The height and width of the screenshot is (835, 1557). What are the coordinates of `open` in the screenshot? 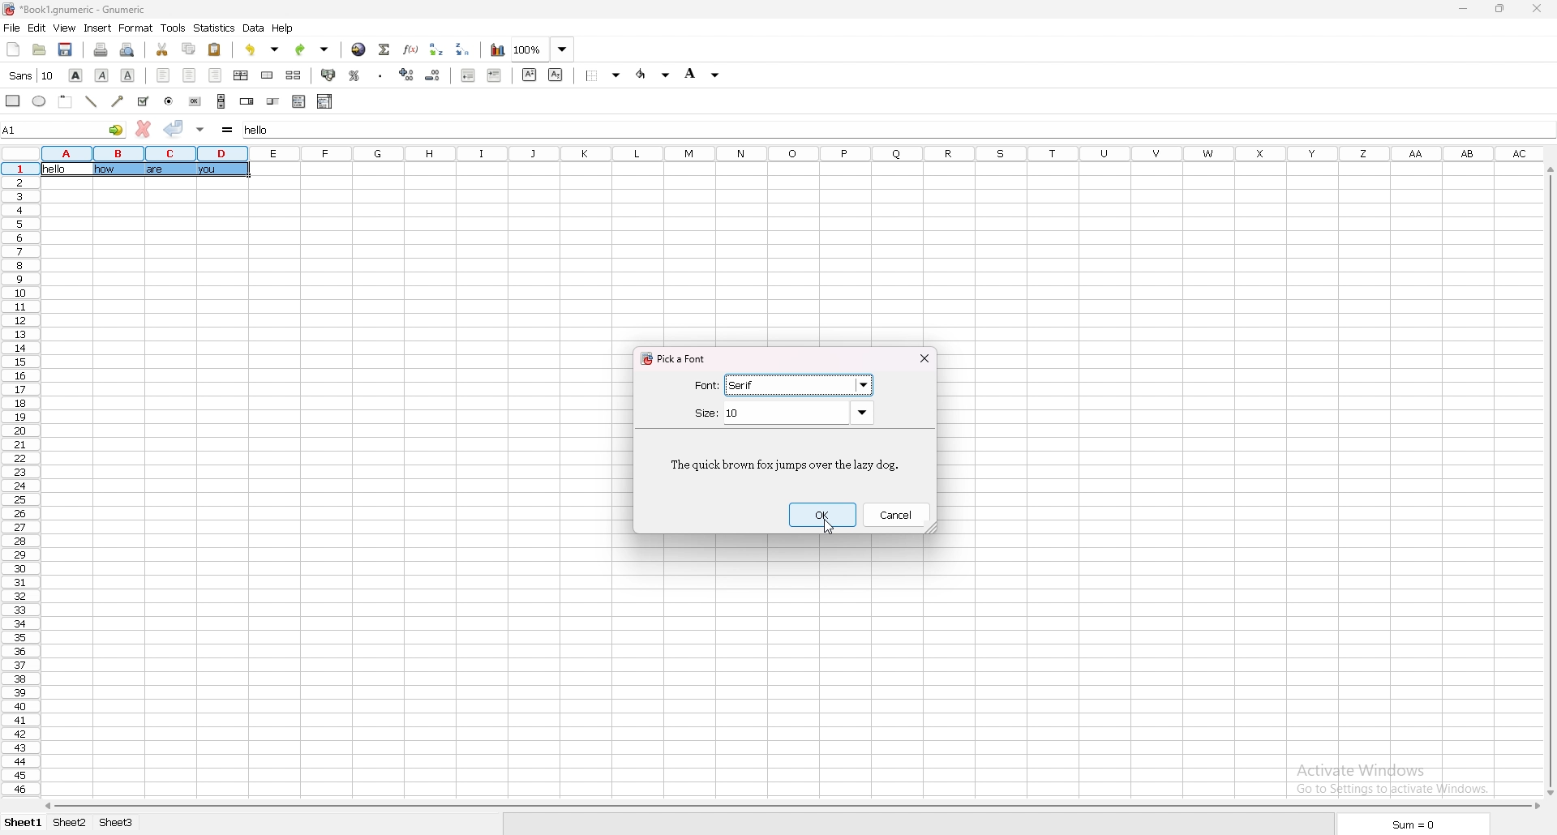 It's located at (39, 49).